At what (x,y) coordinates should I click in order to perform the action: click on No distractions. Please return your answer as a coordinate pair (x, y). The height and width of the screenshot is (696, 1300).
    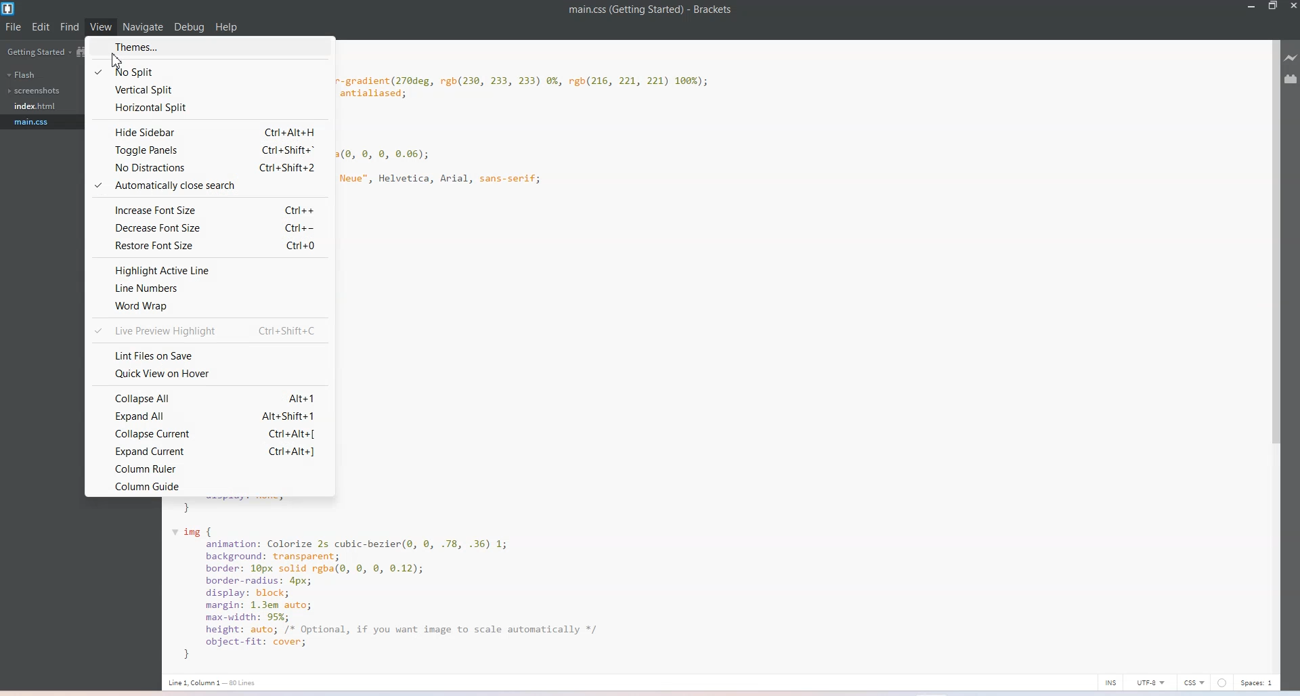
    Looking at the image, I should click on (209, 169).